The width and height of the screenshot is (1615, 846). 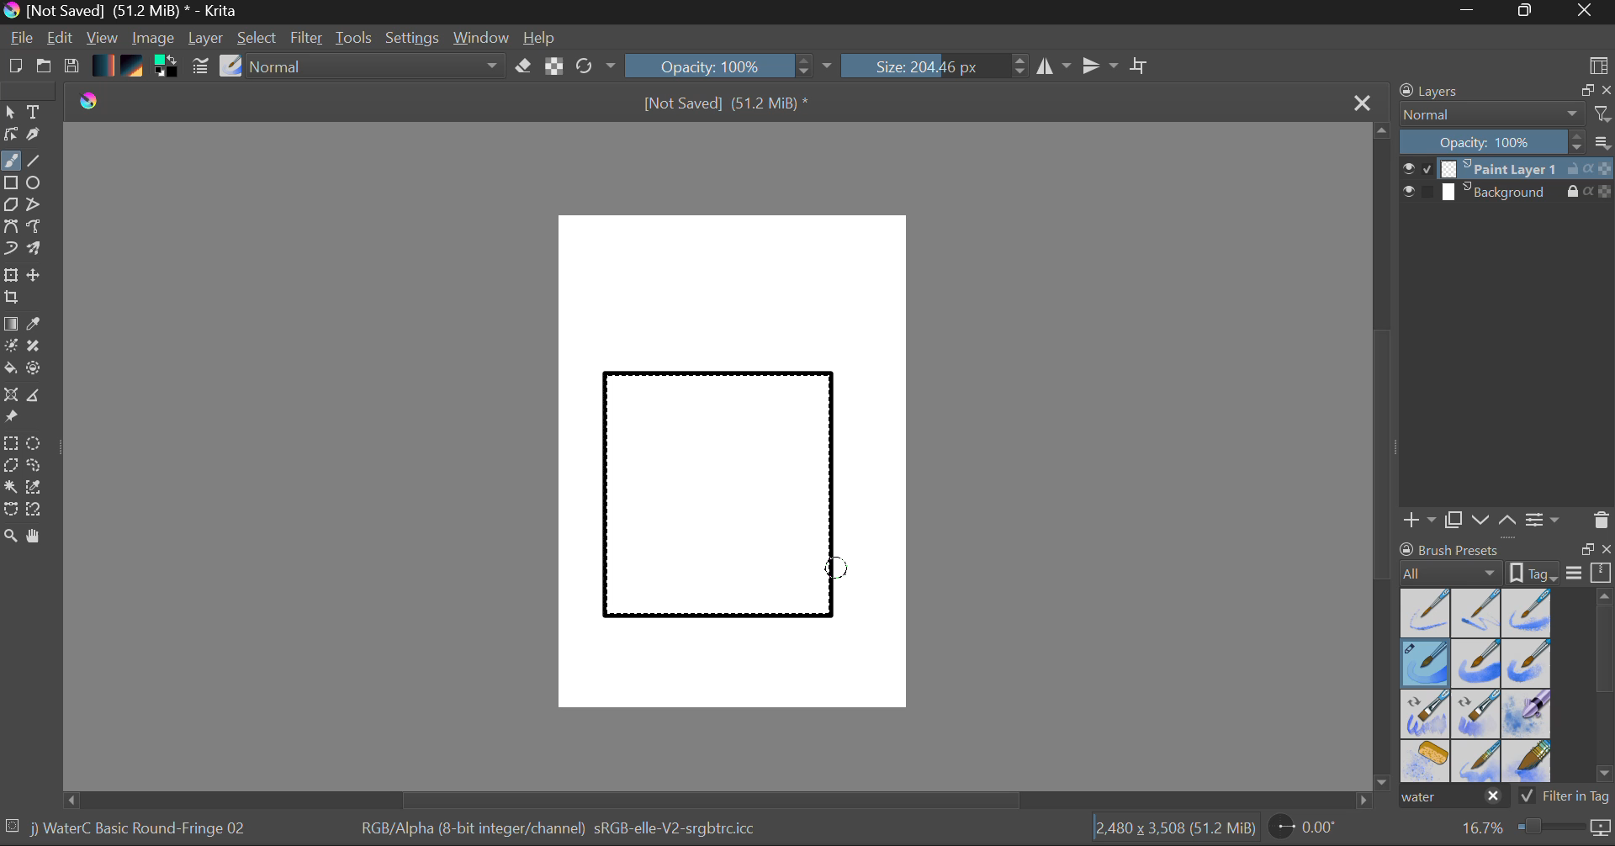 I want to click on Elipses, so click(x=36, y=184).